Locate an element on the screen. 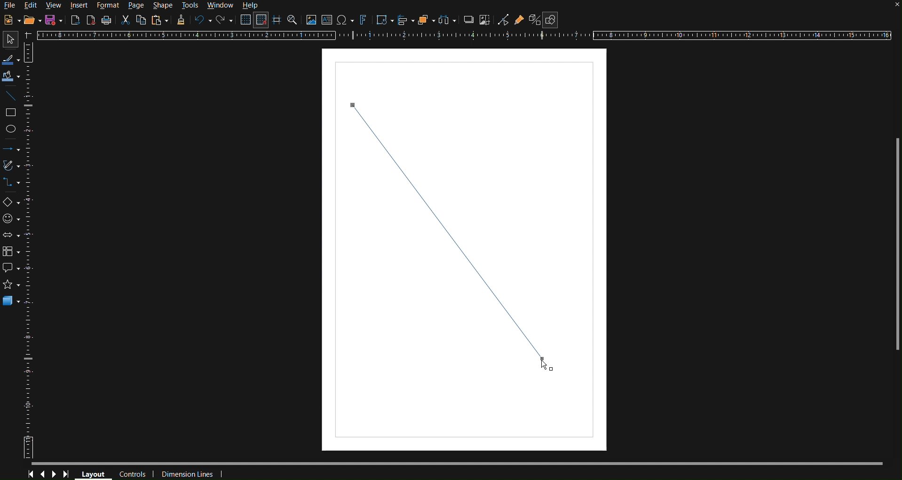  Distribute objects is located at coordinates (449, 20).